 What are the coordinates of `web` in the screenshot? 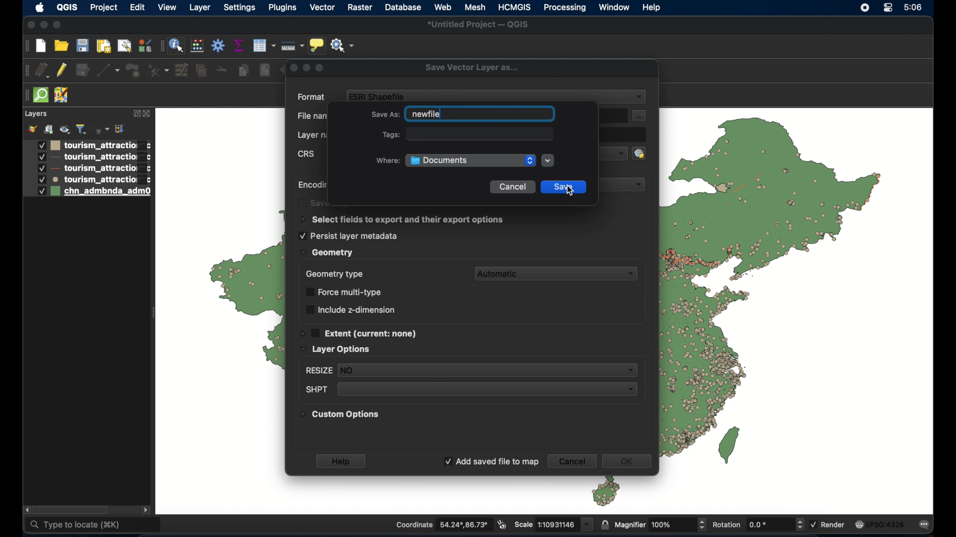 It's located at (443, 6).